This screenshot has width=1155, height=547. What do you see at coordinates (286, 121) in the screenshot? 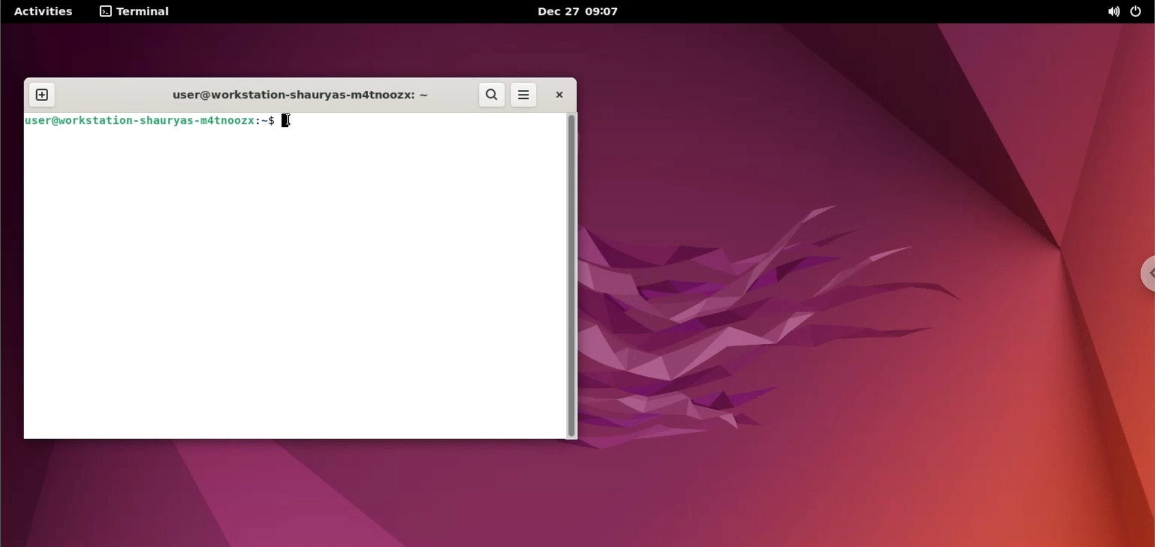
I see `cursor` at bounding box center [286, 121].